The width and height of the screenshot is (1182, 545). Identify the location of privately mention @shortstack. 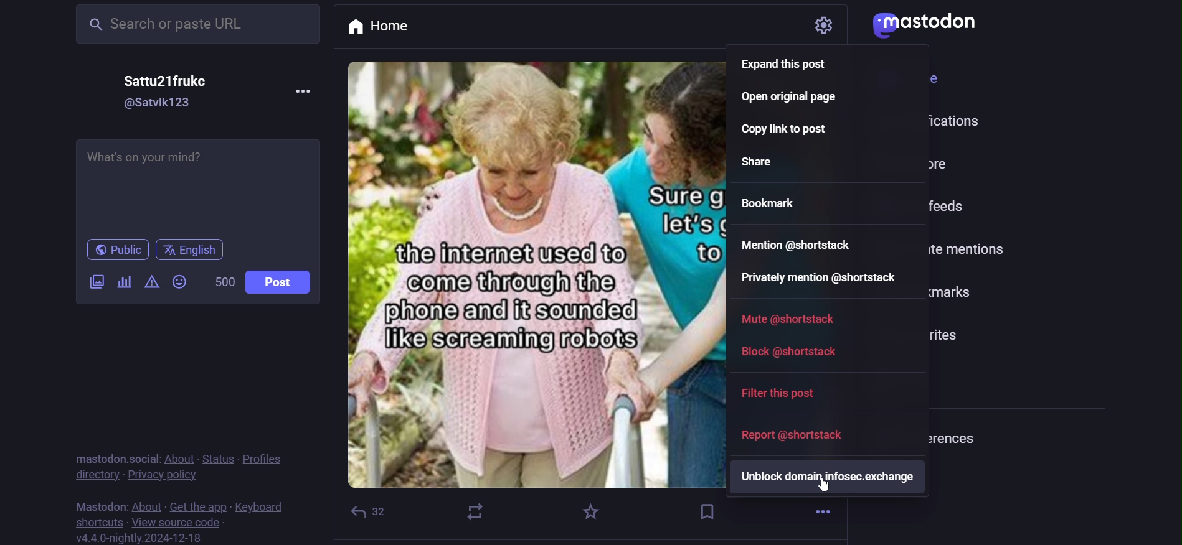
(823, 277).